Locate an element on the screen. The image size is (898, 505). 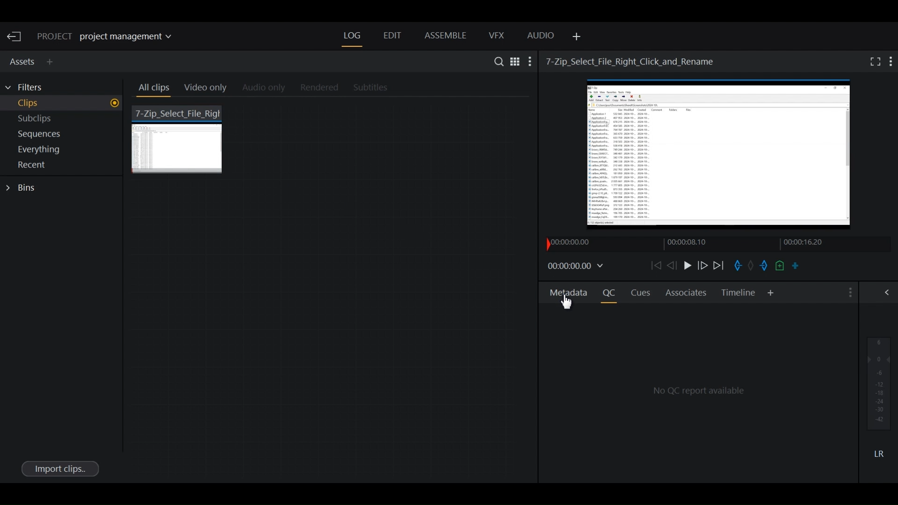
Show/Hide Full Audio mix is located at coordinates (889, 292).